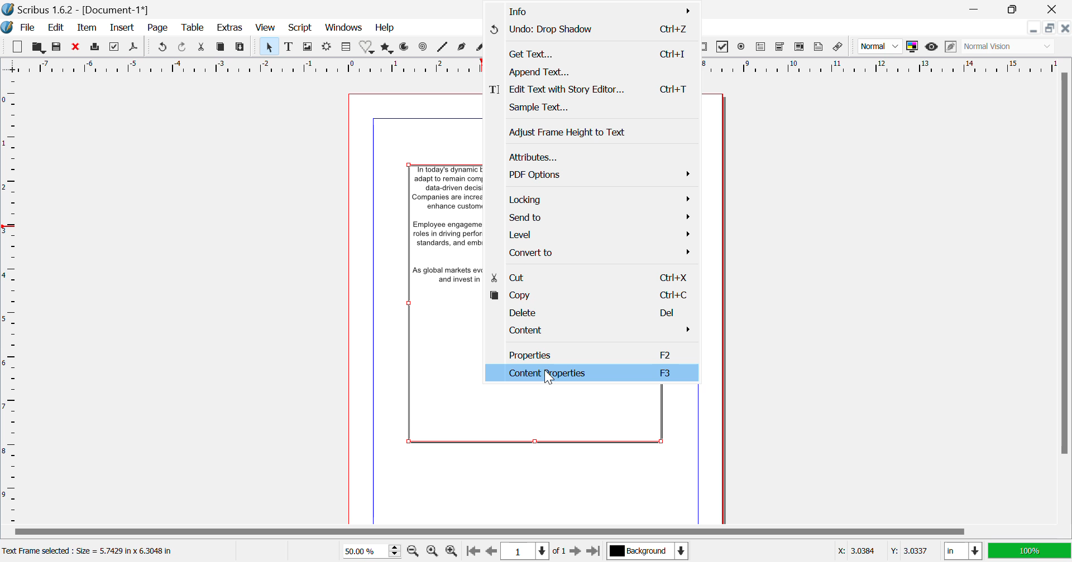 This screenshot has width=1072, height=562. I want to click on Edit, so click(56, 29).